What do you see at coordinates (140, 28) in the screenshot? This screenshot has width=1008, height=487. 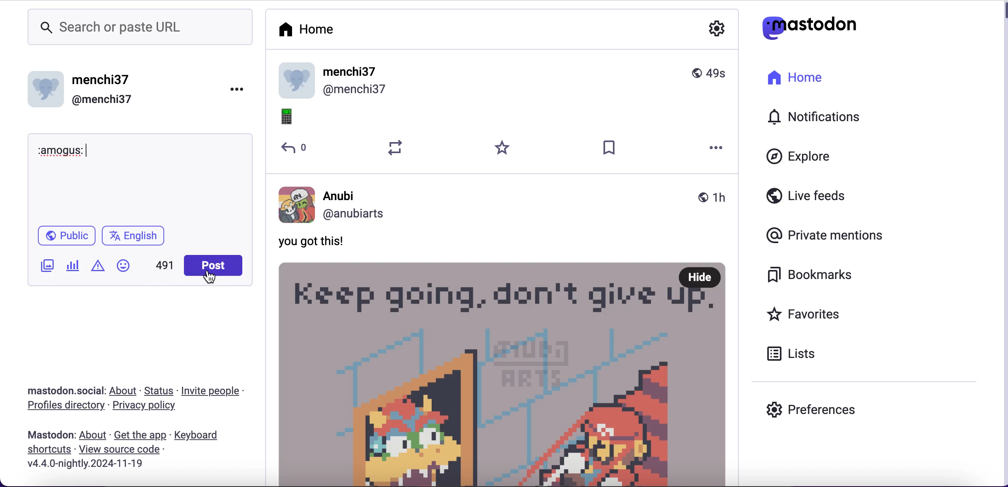 I see `search or paste url` at bounding box center [140, 28].